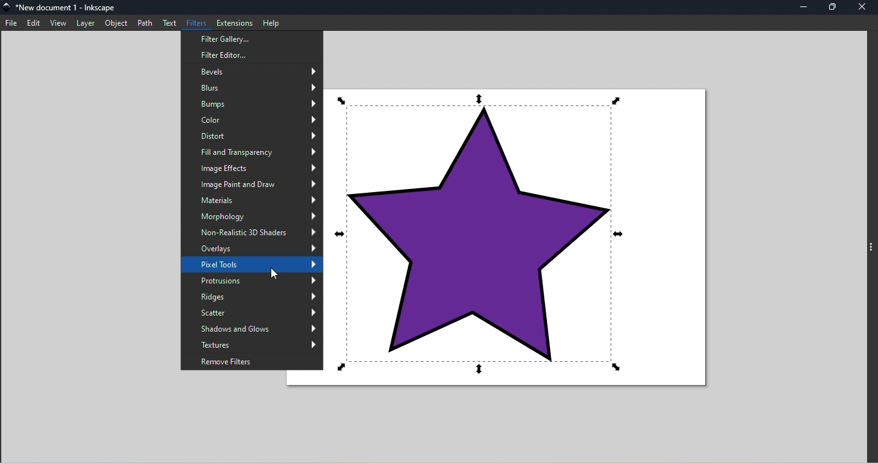  What do you see at coordinates (834, 8) in the screenshot?
I see `Maximize` at bounding box center [834, 8].